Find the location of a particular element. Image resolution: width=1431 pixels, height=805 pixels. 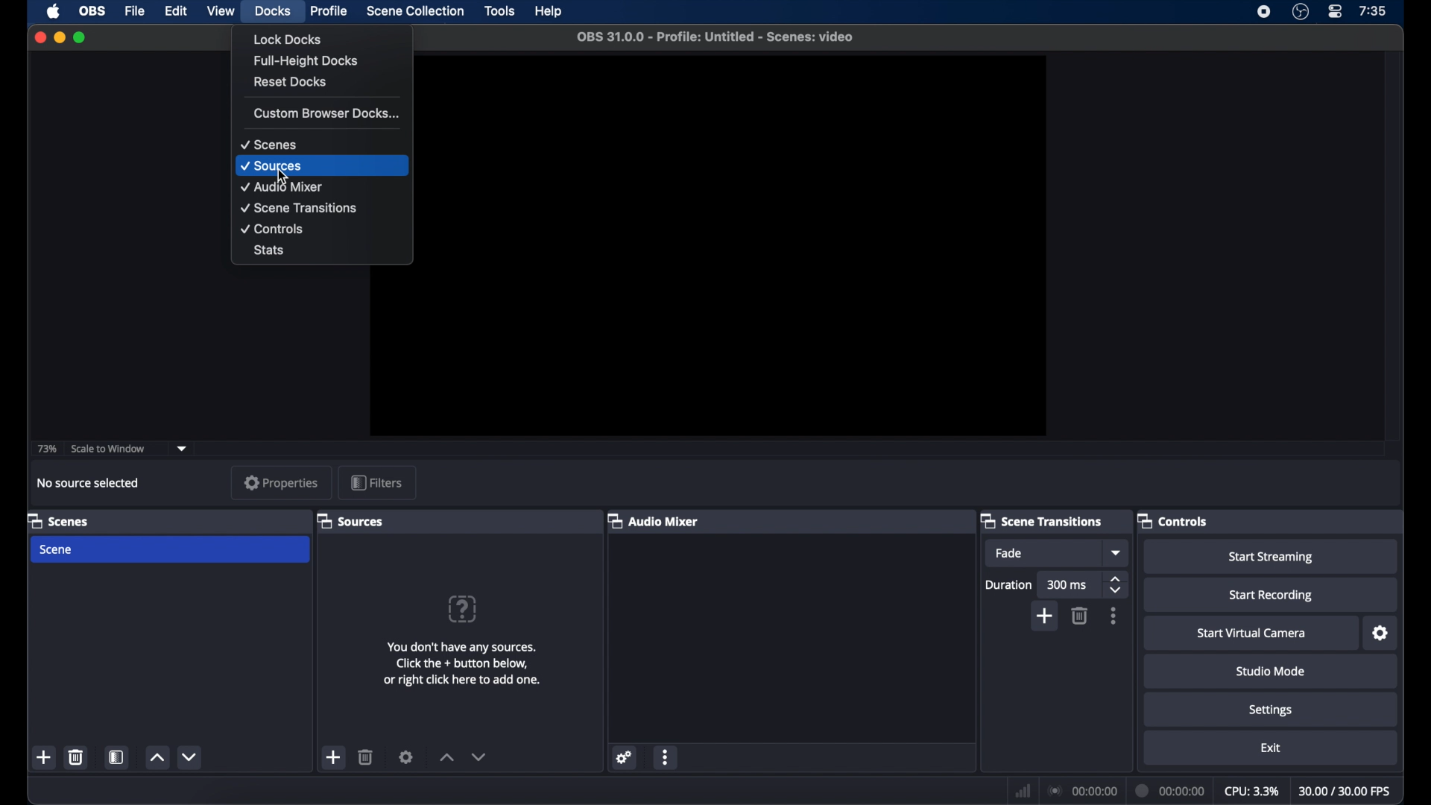

settings is located at coordinates (1271, 709).